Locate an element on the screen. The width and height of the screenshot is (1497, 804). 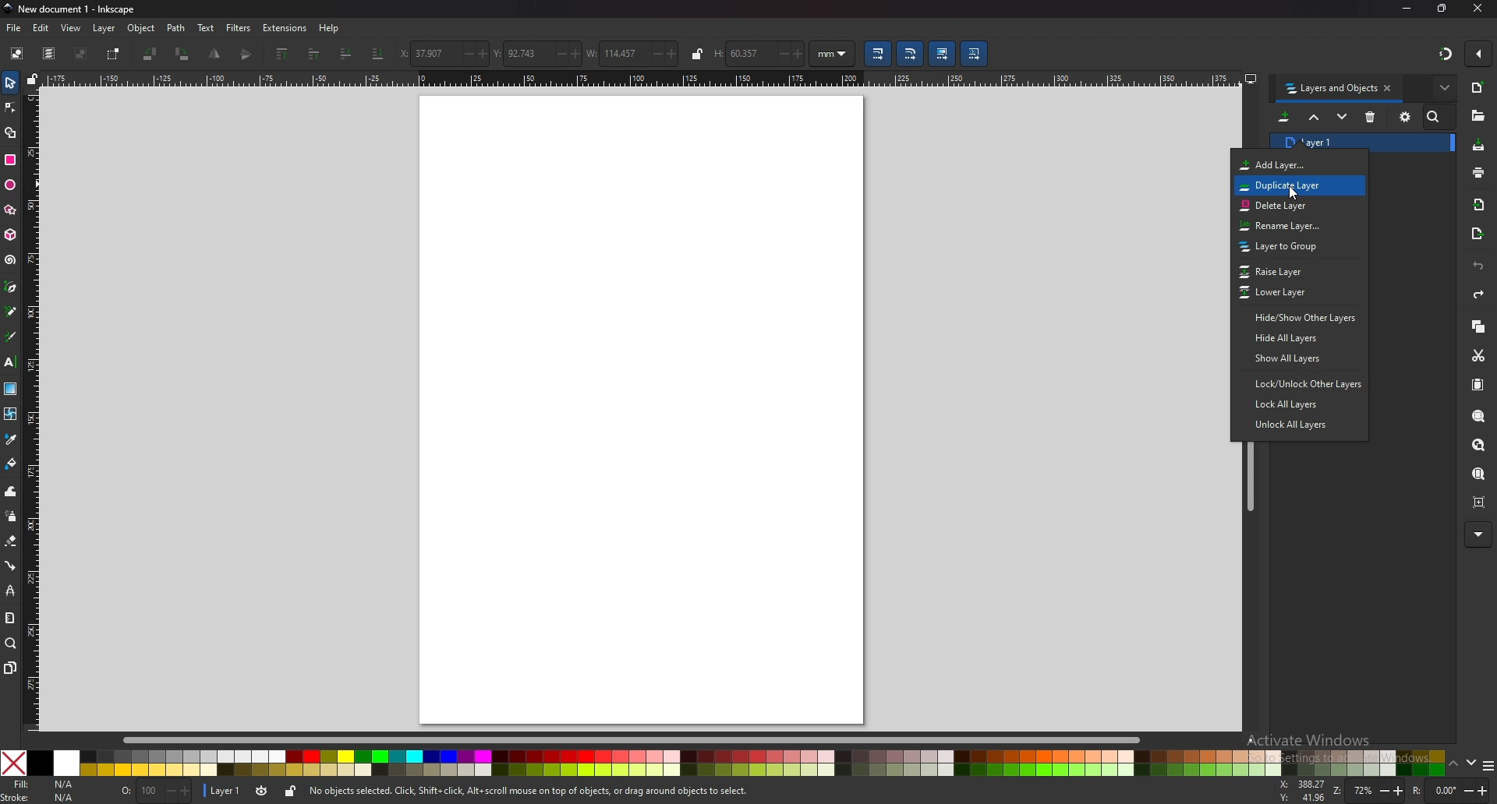
measure is located at coordinates (10, 618).